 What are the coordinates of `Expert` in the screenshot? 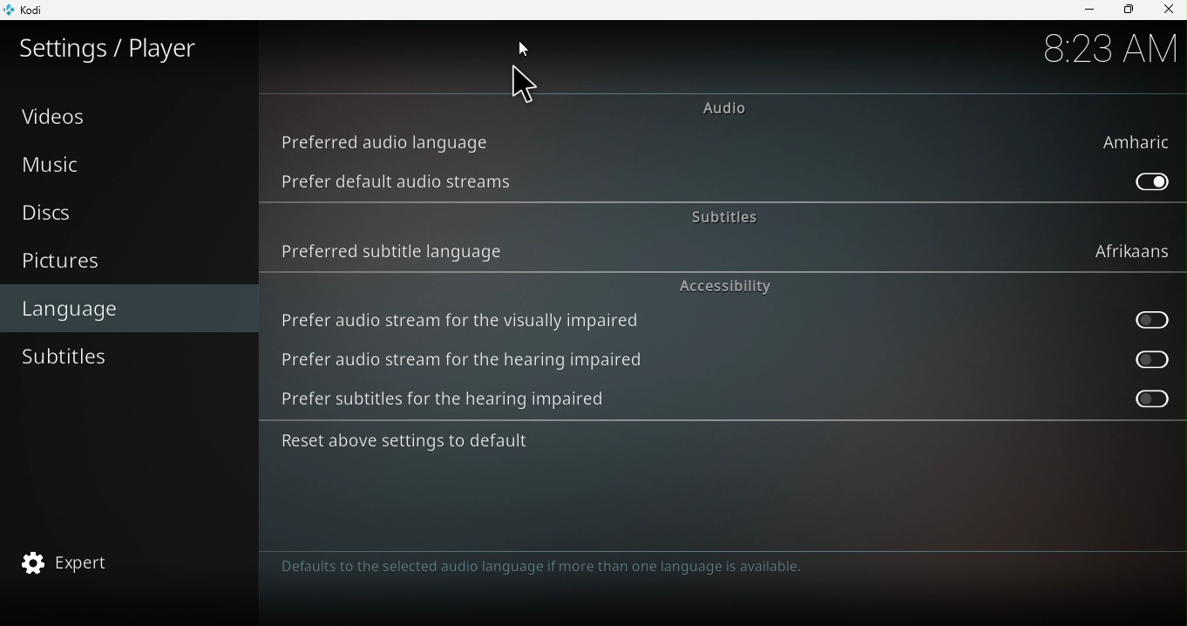 It's located at (124, 564).